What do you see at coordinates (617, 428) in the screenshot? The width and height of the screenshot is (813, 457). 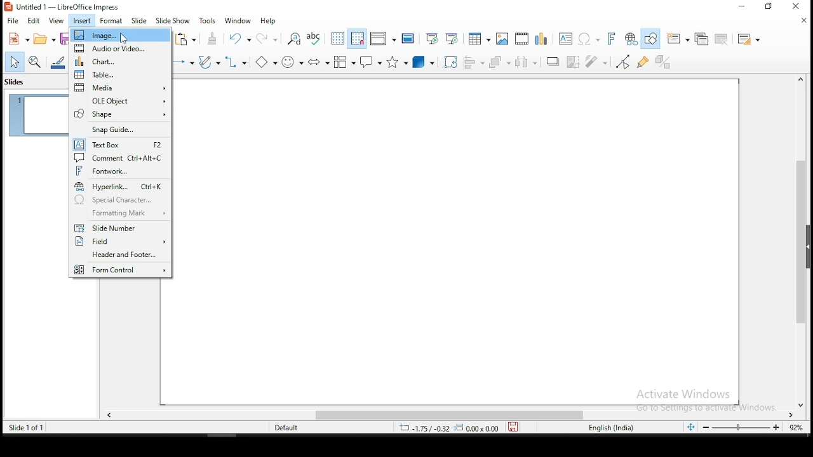 I see `english (india)` at bounding box center [617, 428].